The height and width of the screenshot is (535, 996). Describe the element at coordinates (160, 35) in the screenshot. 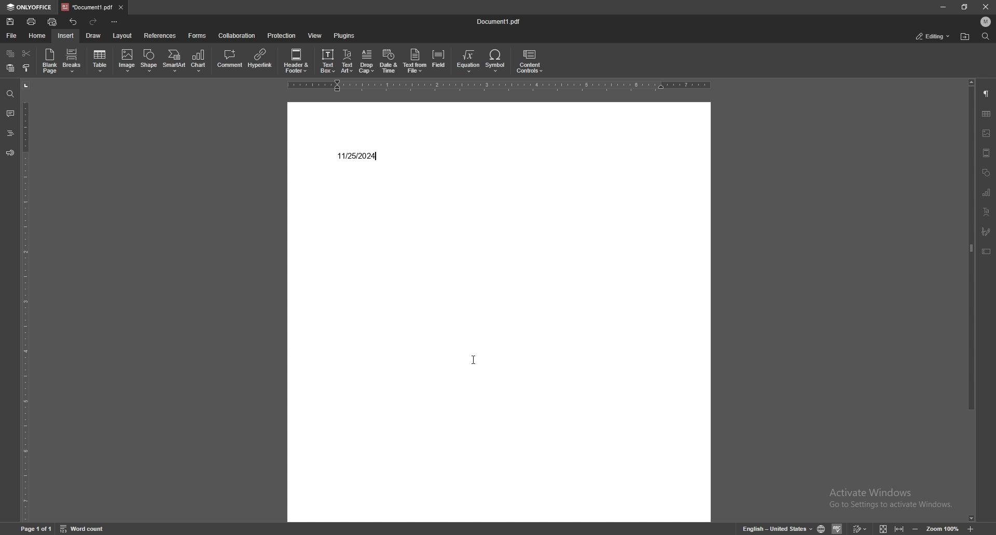

I see `references` at that location.